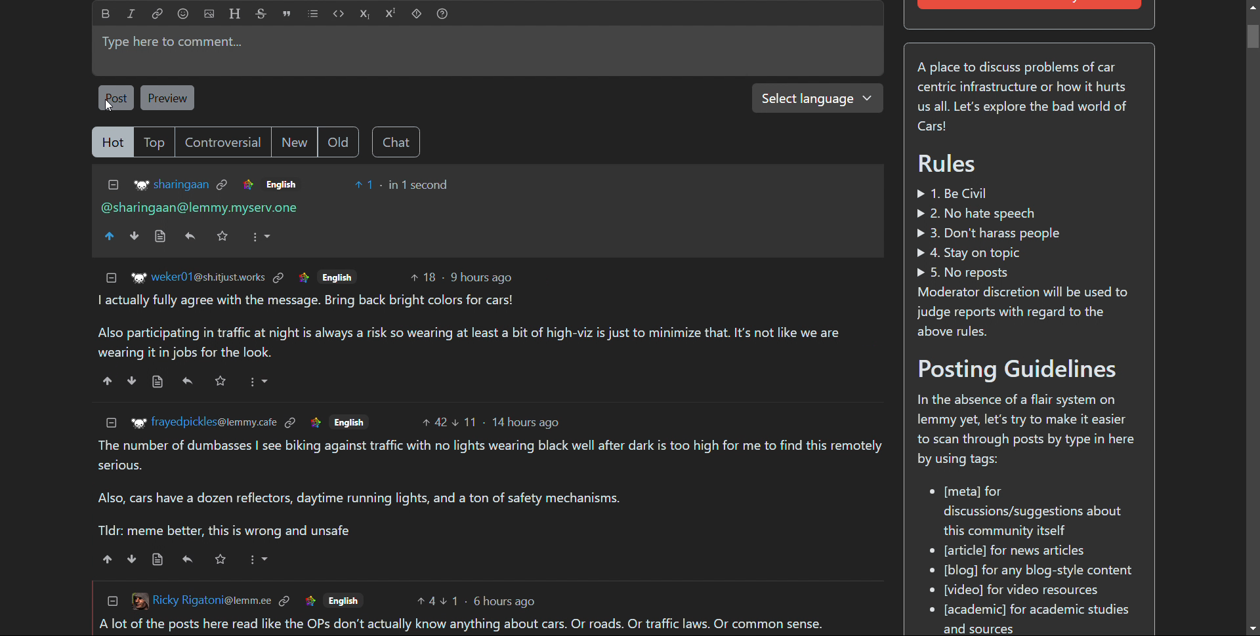 The image size is (1260, 636). Describe the element at coordinates (291, 423) in the screenshot. I see `link` at that location.